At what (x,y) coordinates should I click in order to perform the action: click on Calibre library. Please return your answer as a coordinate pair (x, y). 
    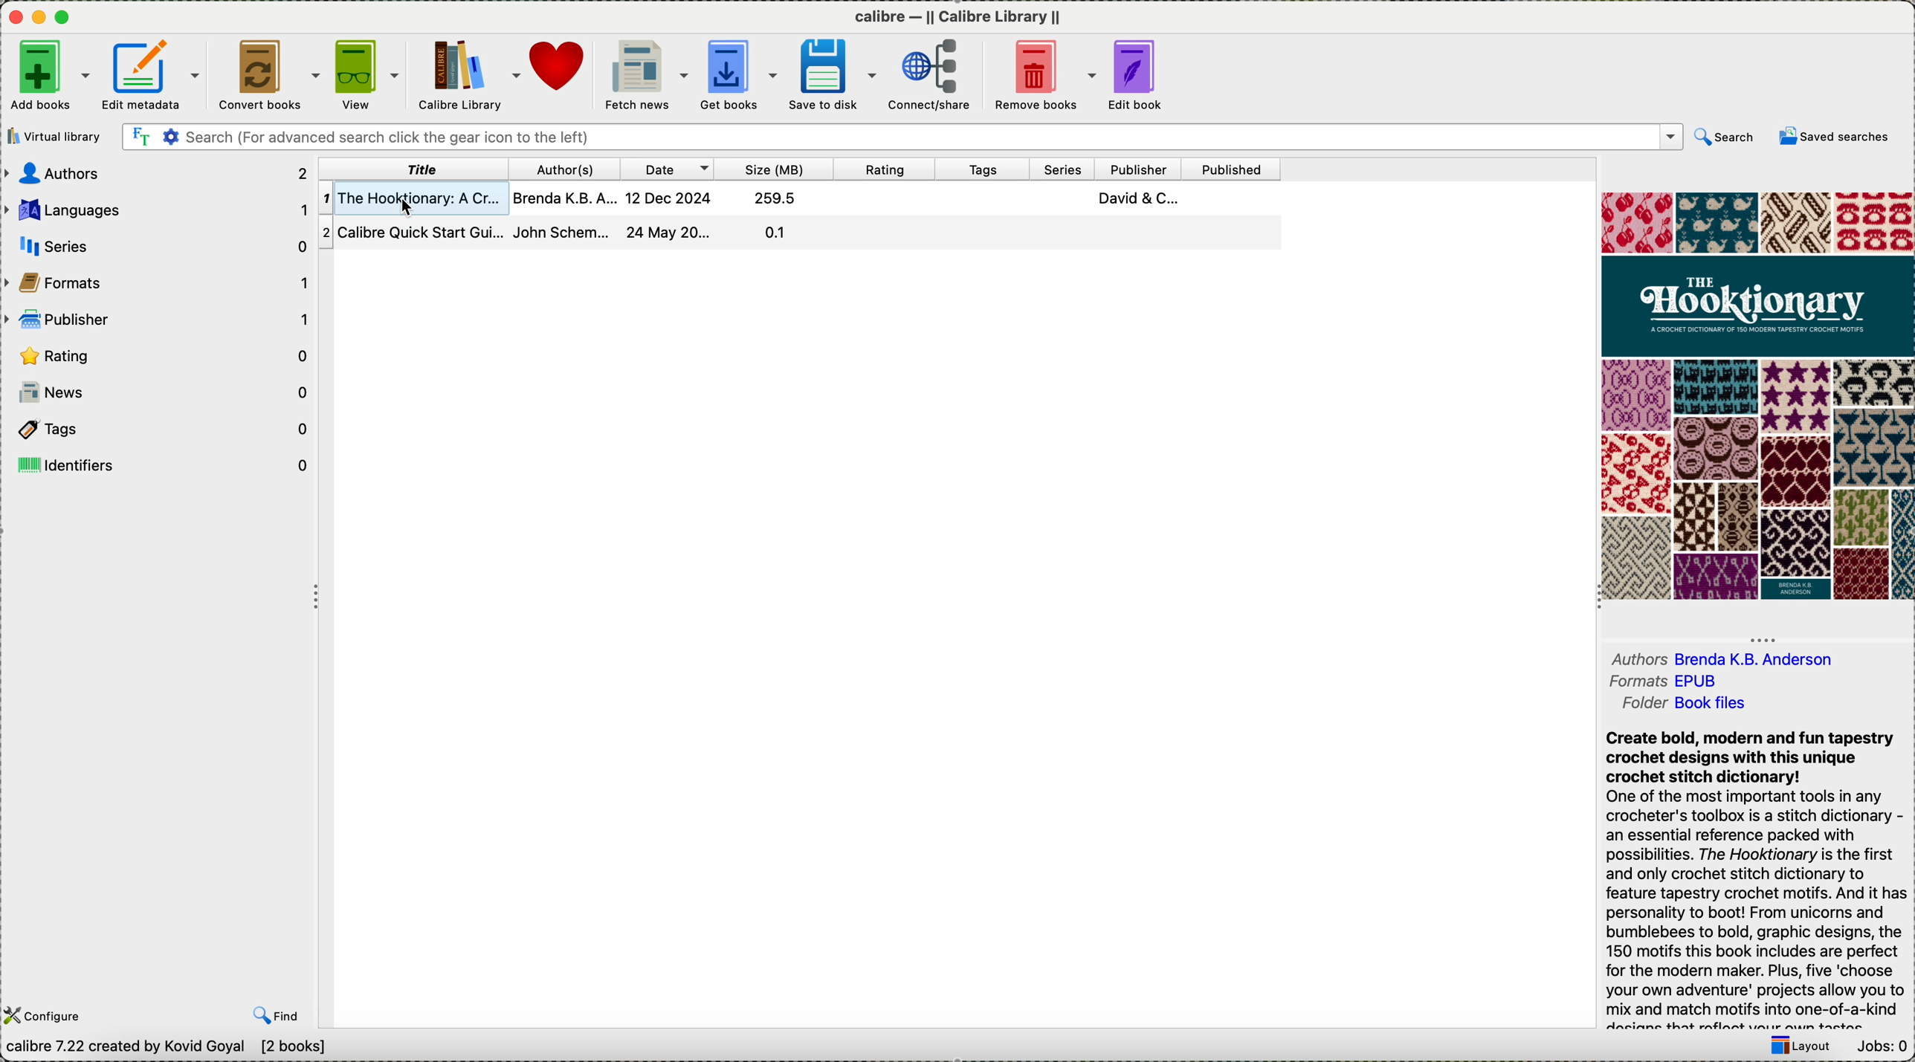
    Looking at the image, I should click on (468, 74).